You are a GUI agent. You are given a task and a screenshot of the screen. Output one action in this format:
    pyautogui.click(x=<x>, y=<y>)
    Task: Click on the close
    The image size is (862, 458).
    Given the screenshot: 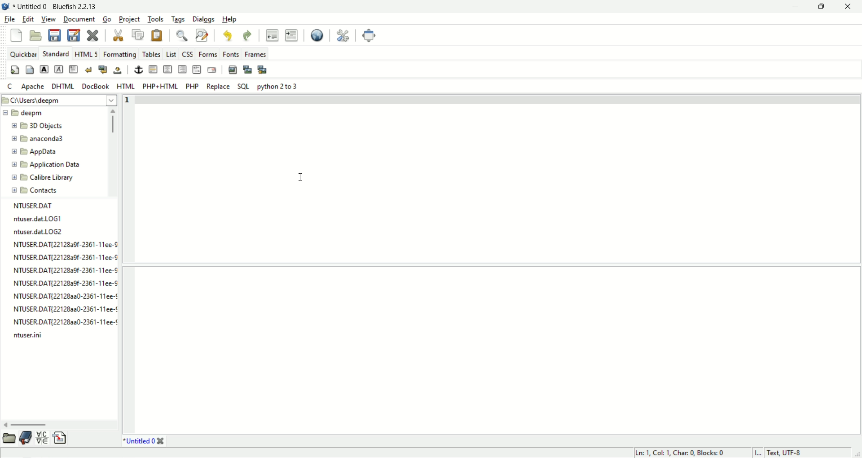 What is the action you would take?
    pyautogui.click(x=851, y=6)
    